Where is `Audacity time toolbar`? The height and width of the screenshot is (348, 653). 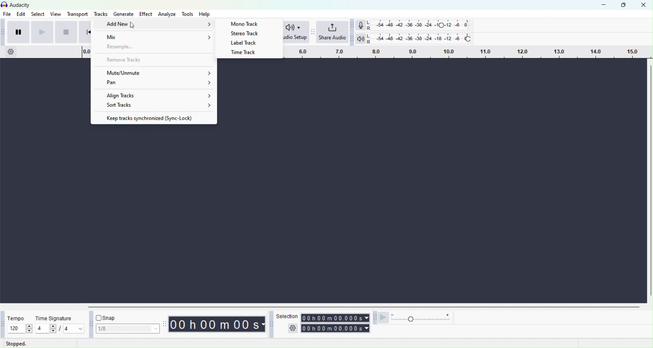
Audacity time toolbar is located at coordinates (164, 324).